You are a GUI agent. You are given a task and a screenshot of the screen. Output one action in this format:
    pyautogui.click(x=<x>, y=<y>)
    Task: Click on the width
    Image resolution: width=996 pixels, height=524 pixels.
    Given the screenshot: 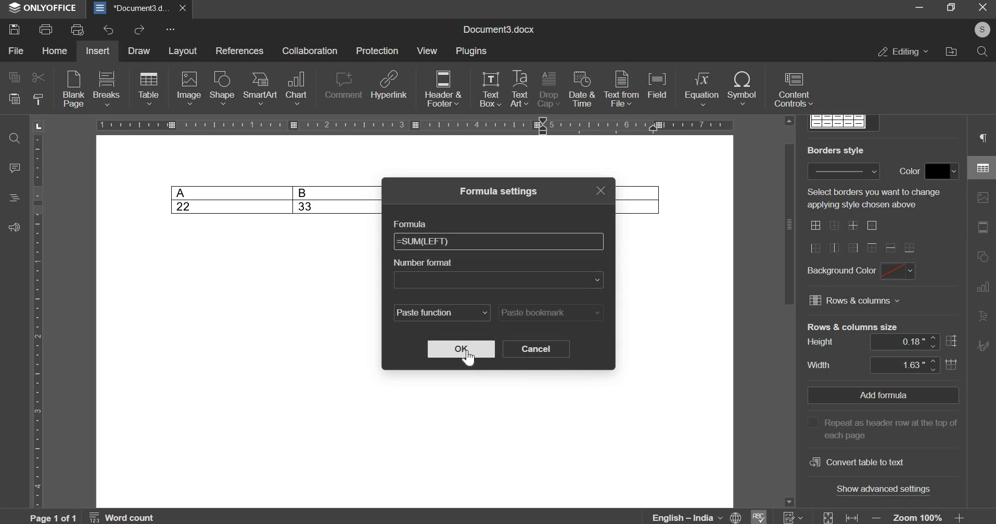 What is the action you would take?
    pyautogui.click(x=820, y=365)
    